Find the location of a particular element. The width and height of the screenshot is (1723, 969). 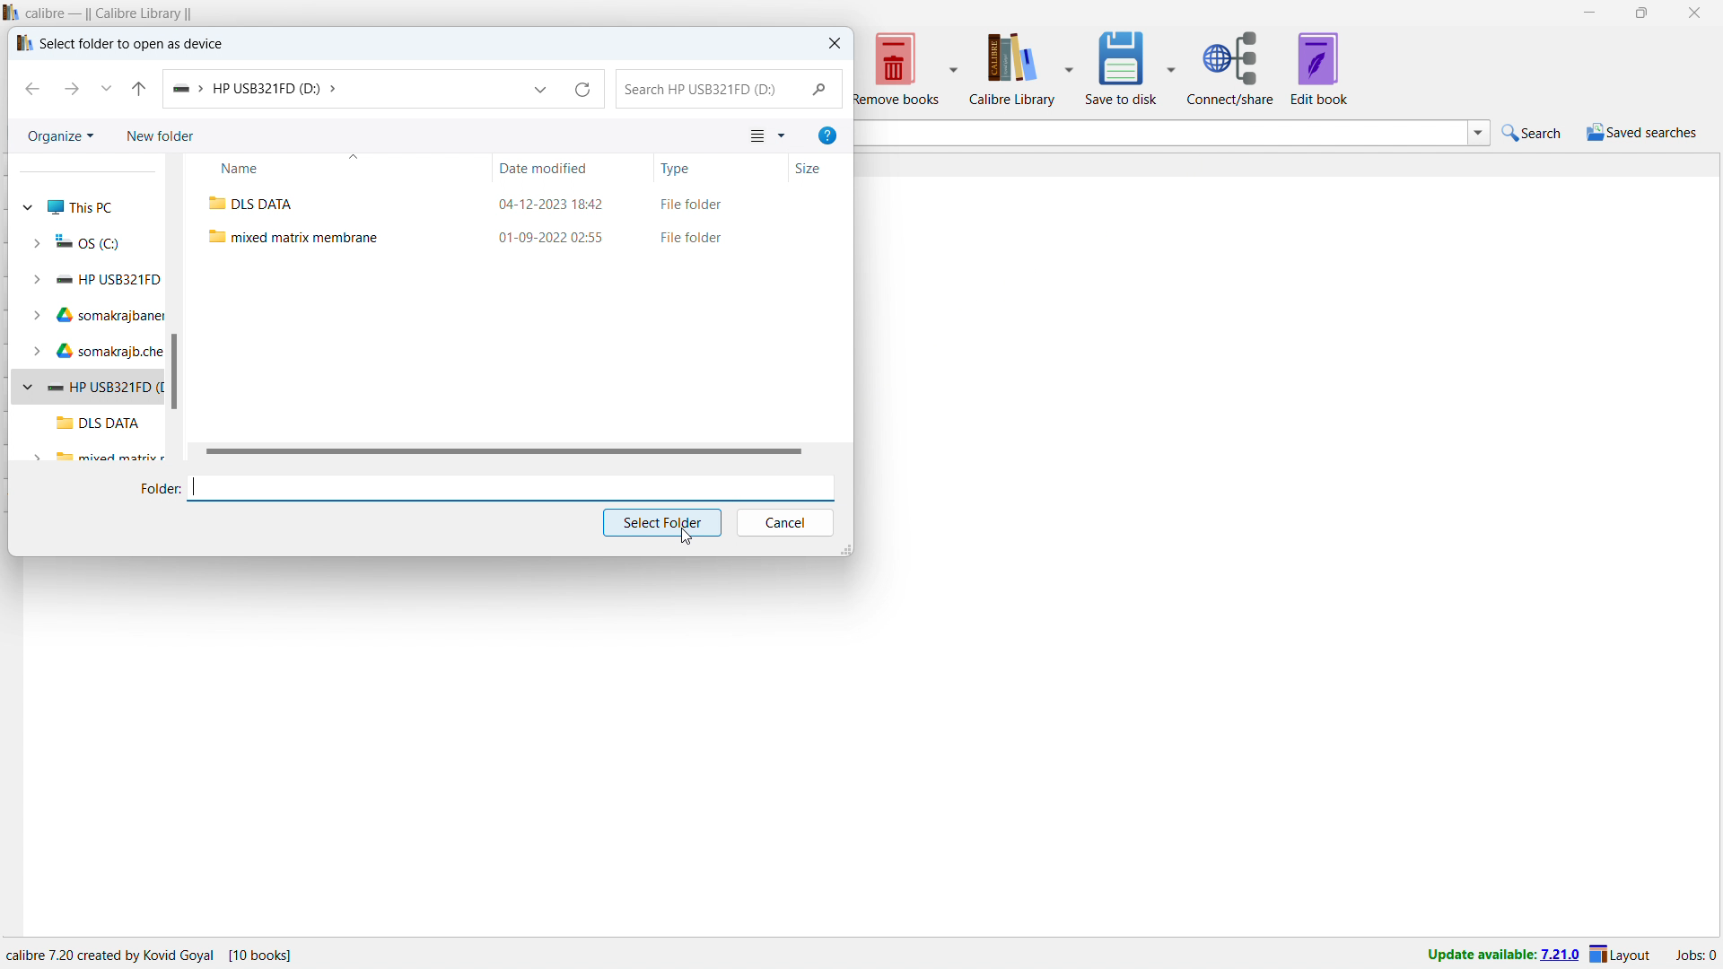

new folder is located at coordinates (158, 136).